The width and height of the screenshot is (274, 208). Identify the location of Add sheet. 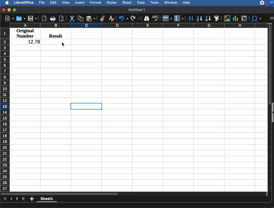
(32, 199).